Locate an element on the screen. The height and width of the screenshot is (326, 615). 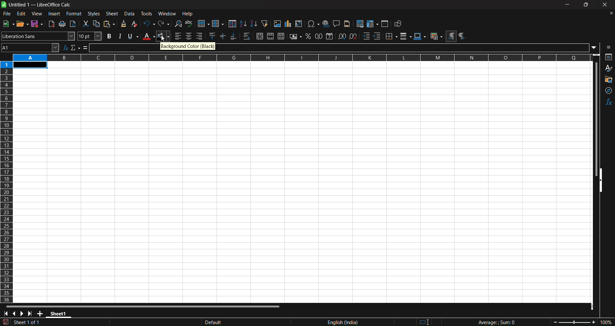
properties is located at coordinates (607, 57).